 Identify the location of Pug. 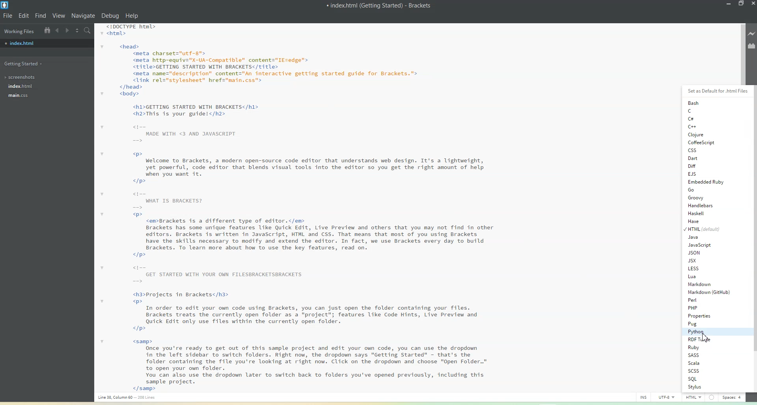
(709, 323).